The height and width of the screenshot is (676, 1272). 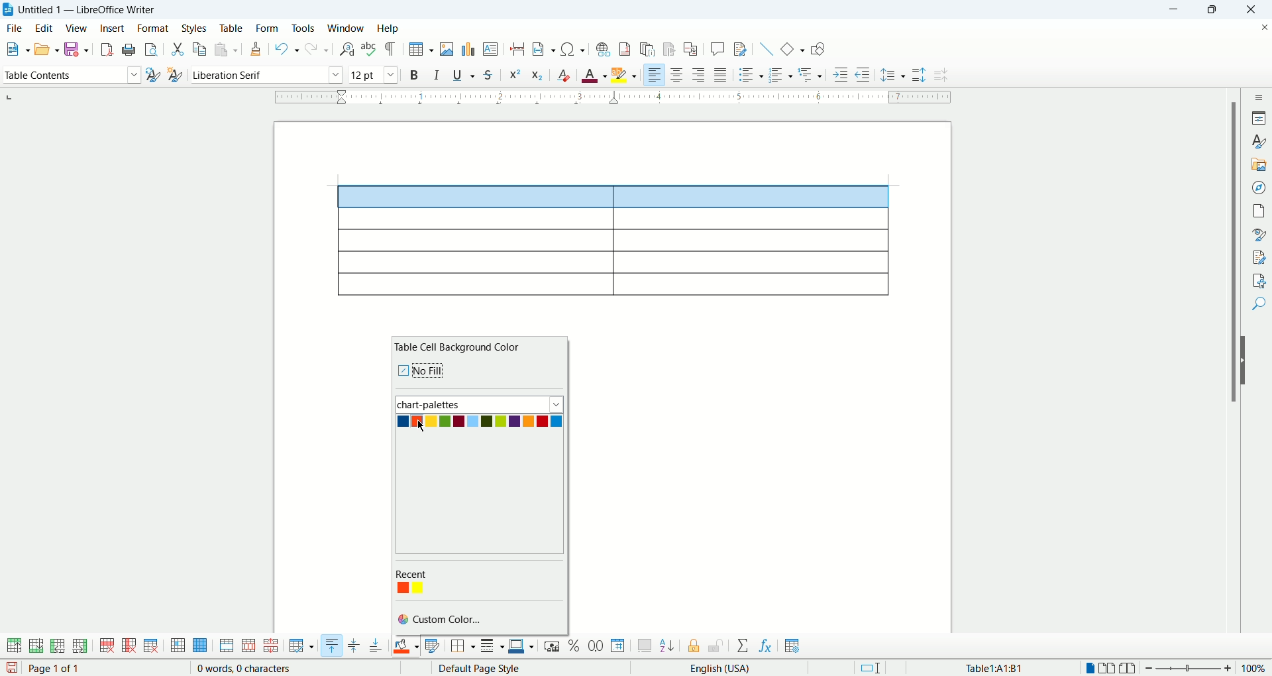 I want to click on bold, so click(x=416, y=74).